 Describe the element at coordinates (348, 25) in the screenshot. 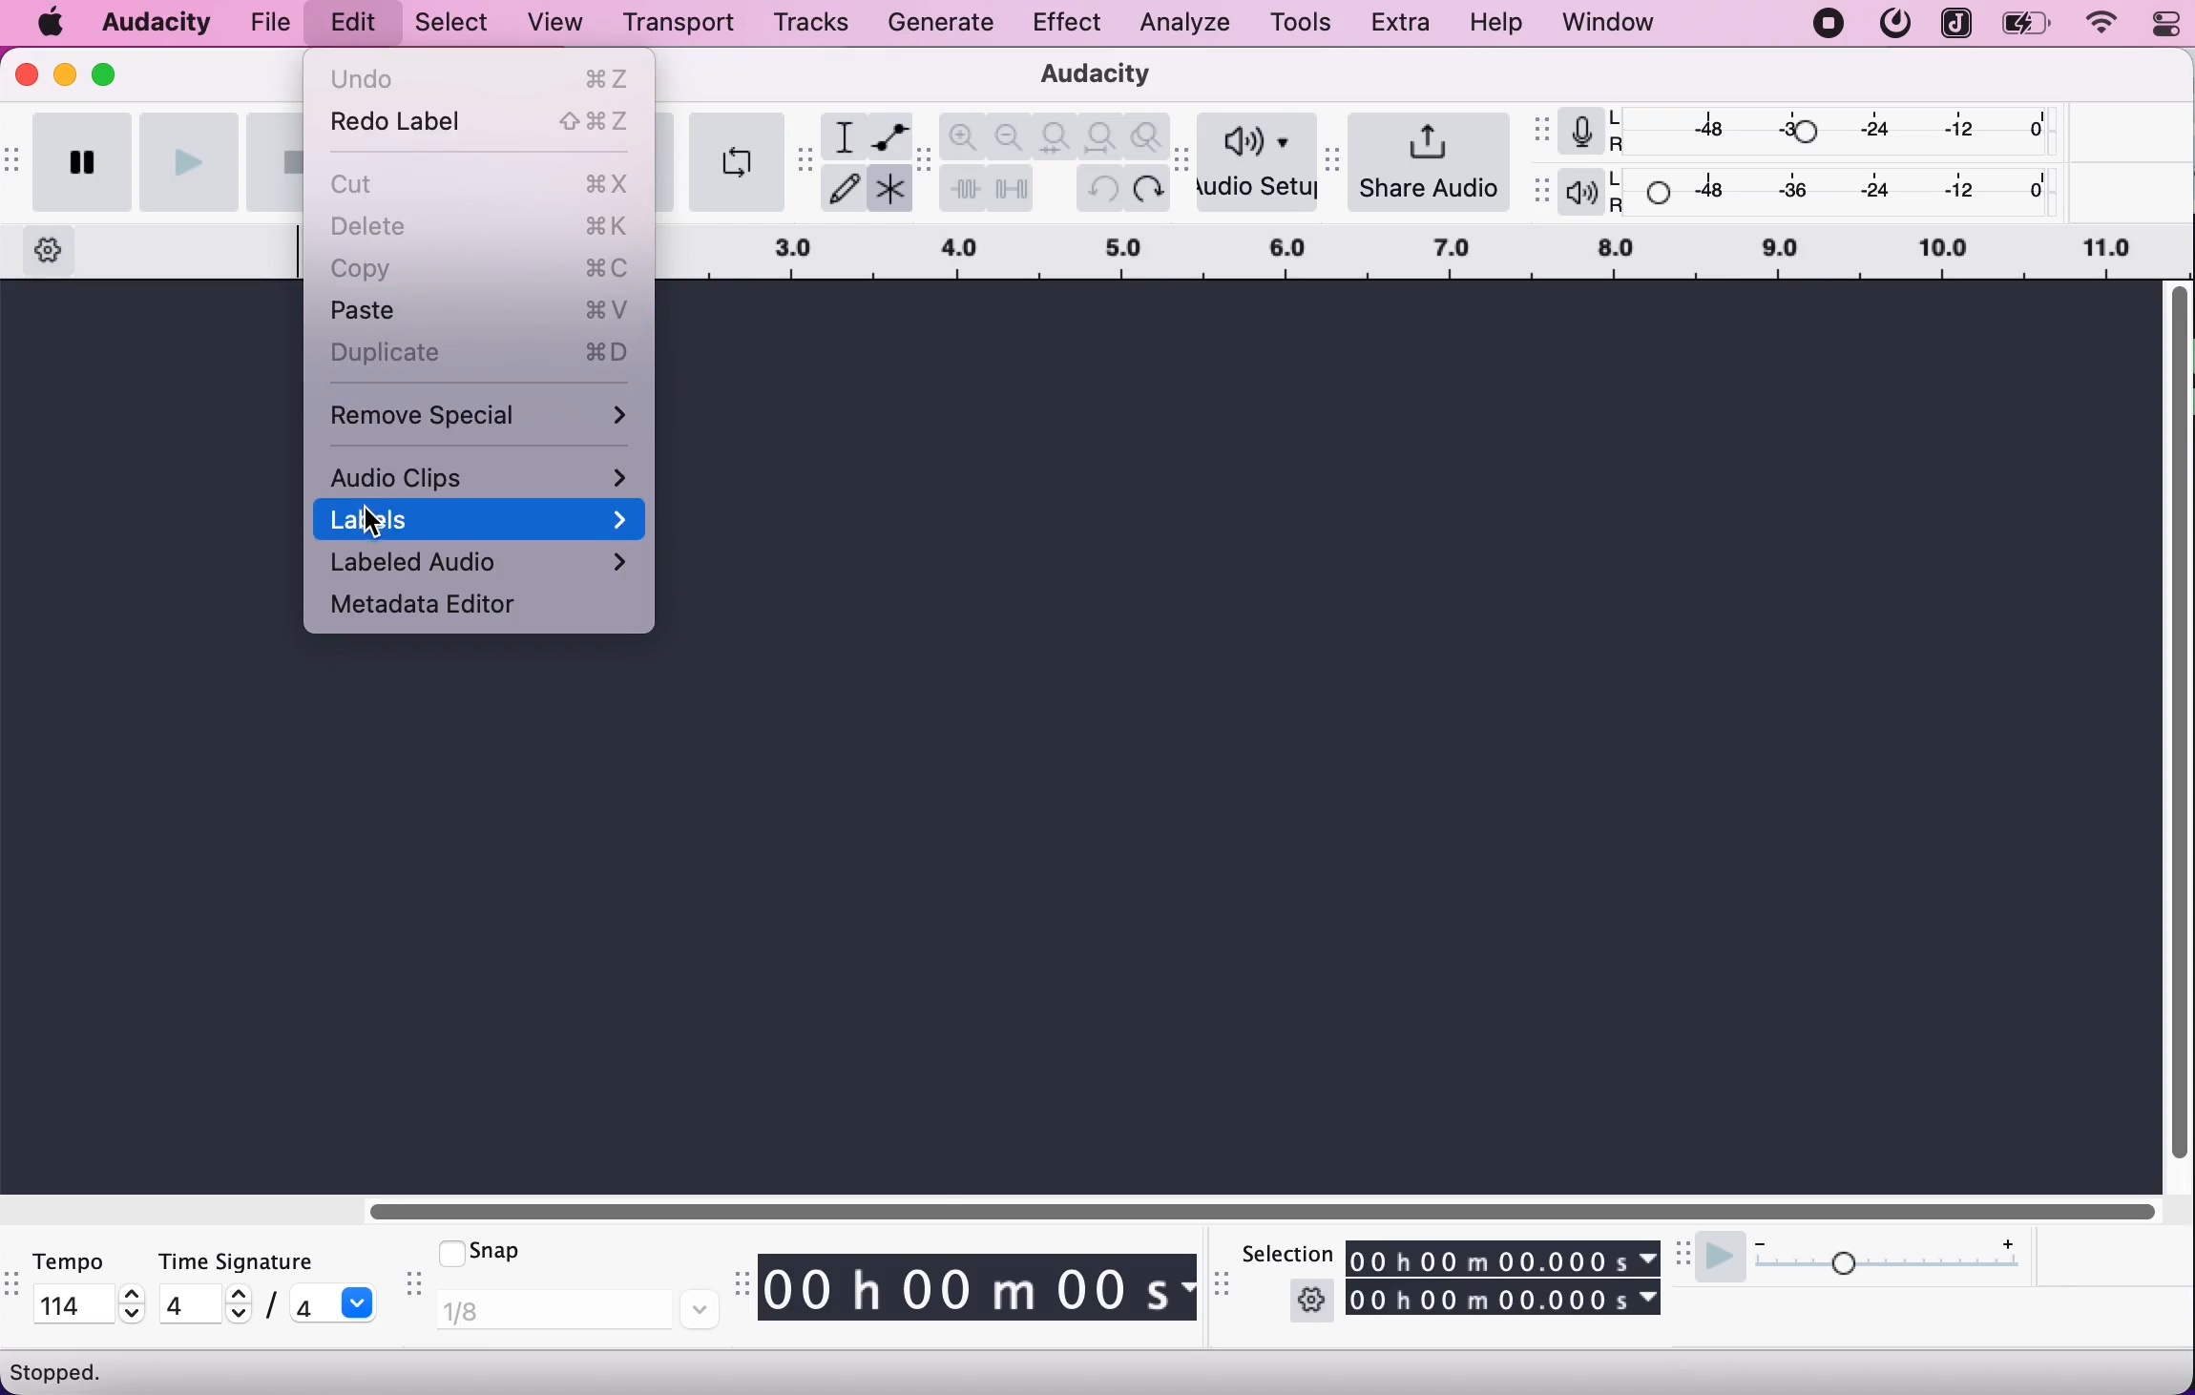

I see `edit` at that location.